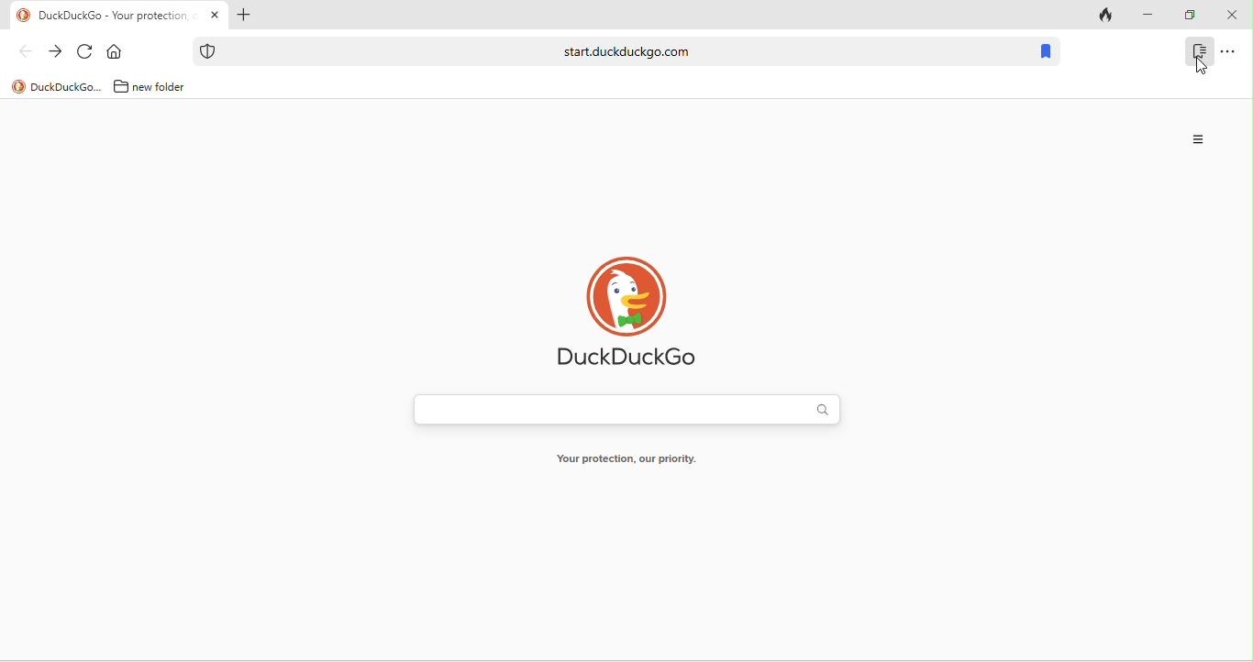 This screenshot has width=1253, height=662. Describe the element at coordinates (85, 52) in the screenshot. I see `reload` at that location.